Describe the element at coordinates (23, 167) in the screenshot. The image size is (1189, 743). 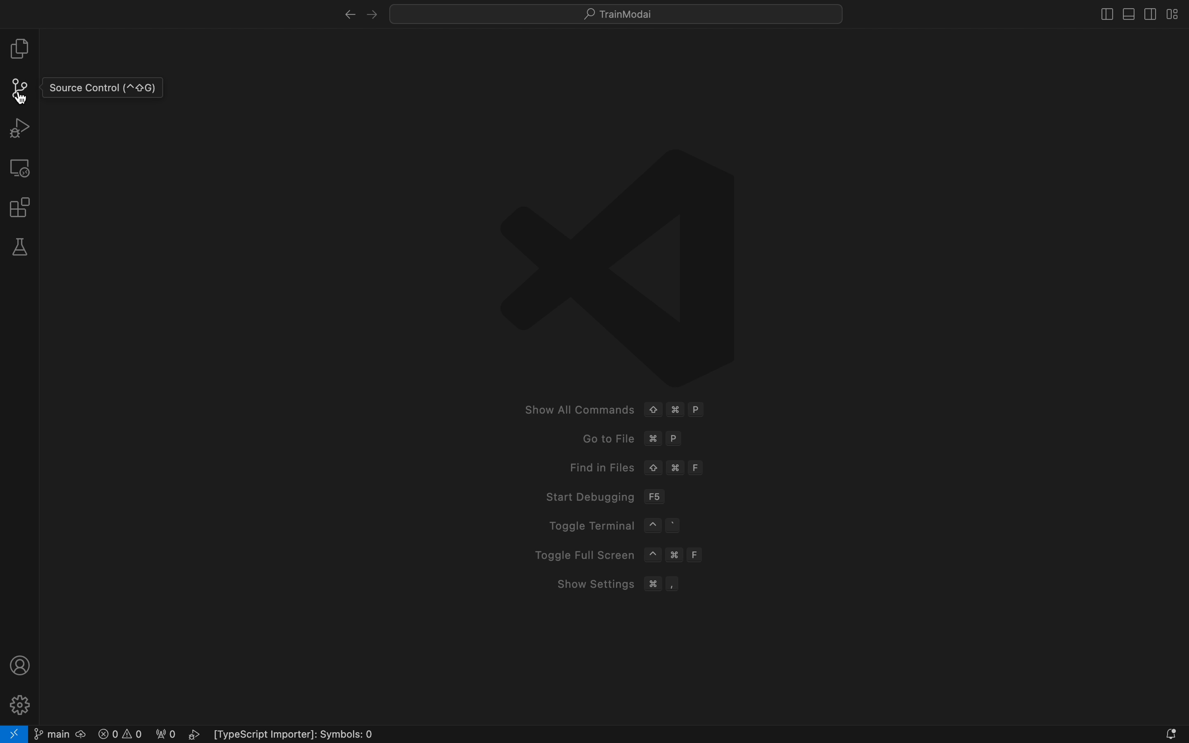
I see `remote` at that location.